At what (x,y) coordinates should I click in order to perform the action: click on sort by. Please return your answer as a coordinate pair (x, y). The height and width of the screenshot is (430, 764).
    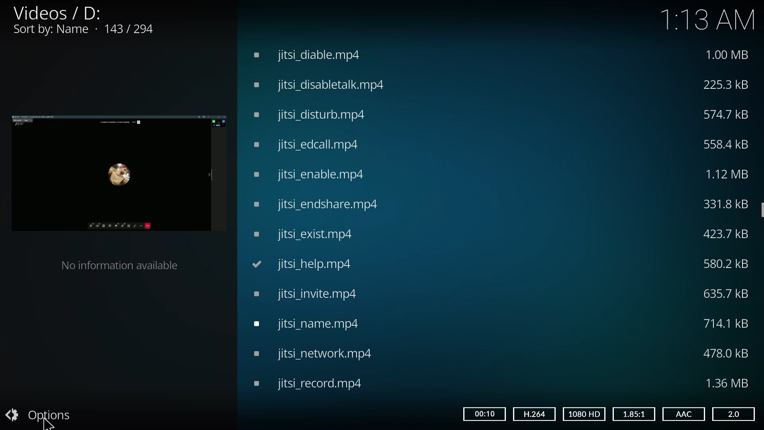
    Looking at the image, I should click on (85, 32).